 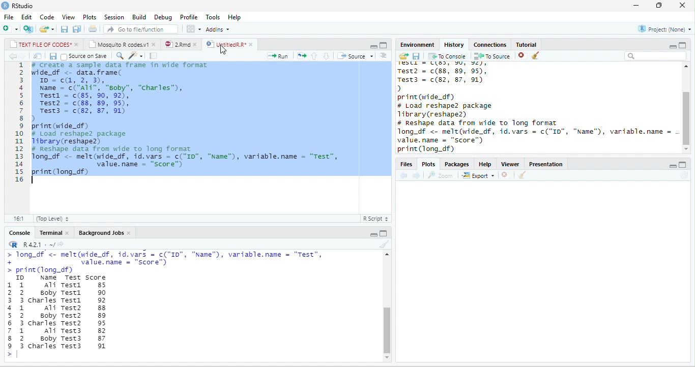 I want to click on # Reshape data from wide to long format

Tong_df <- melt(wide_df, id.vars = c("ID", "Name"), variable.name = "Test",
value.name = “score”)

print(long_df), so click(x=191, y=161).